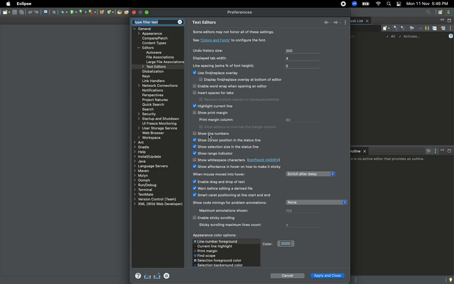 The image size is (454, 284). What do you see at coordinates (158, 118) in the screenshot?
I see `Startup and shutdown` at bounding box center [158, 118].